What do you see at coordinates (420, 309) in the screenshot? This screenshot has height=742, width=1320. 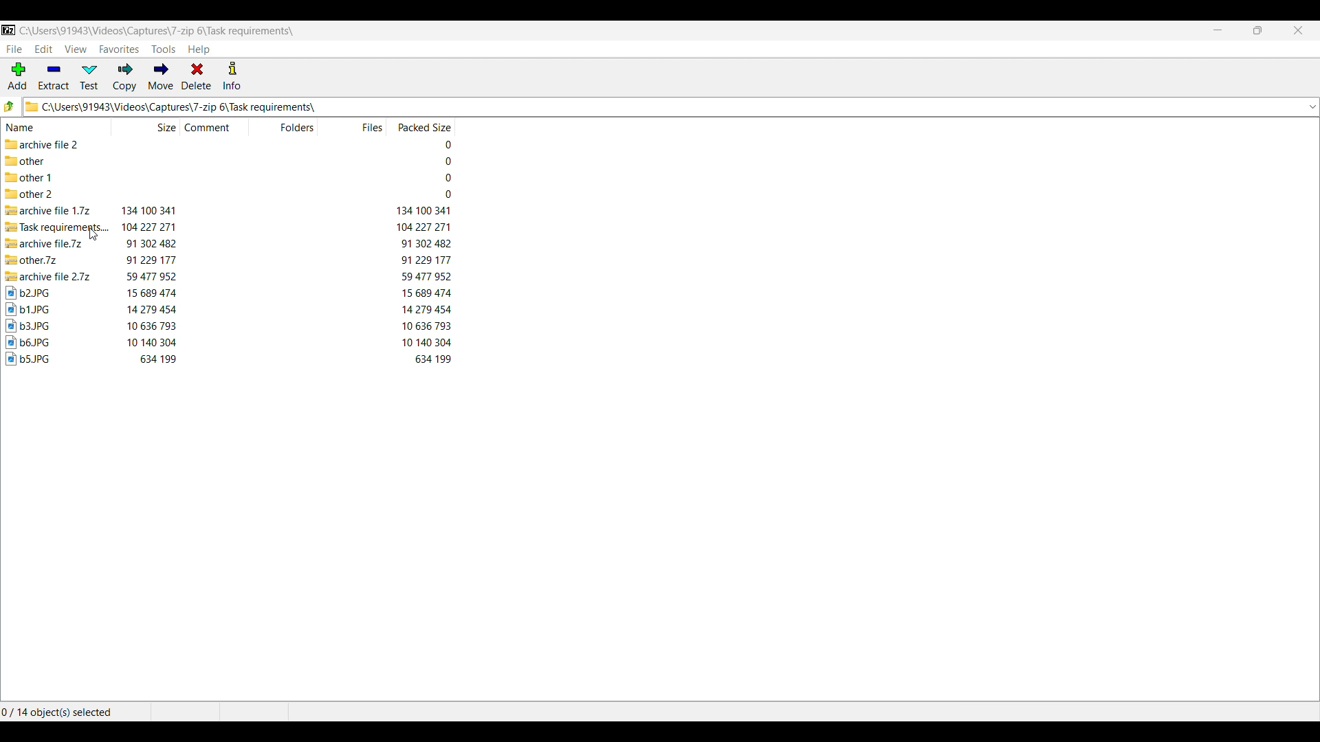 I see `packed size` at bounding box center [420, 309].